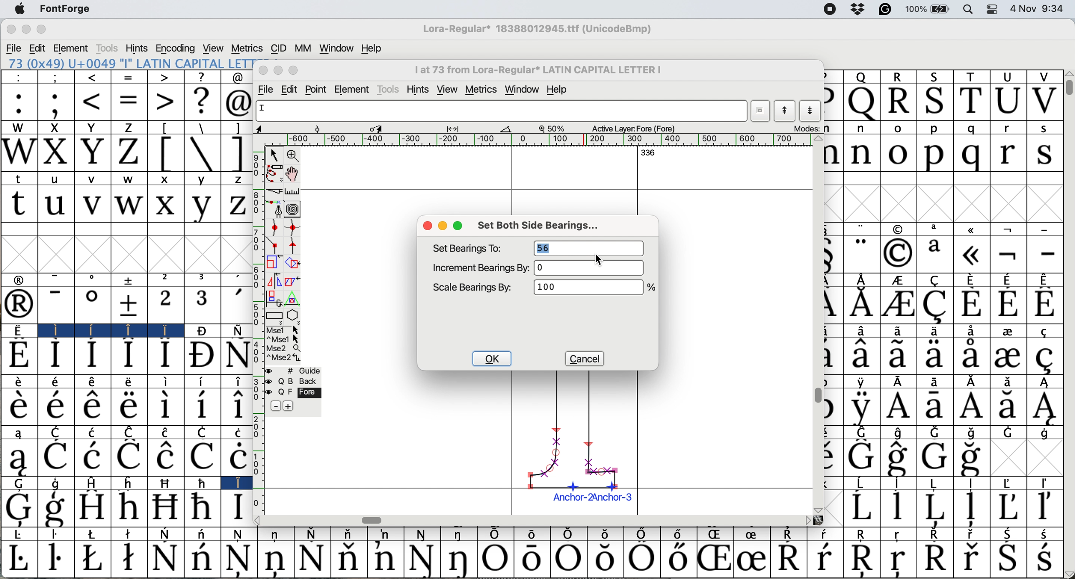 The height and width of the screenshot is (579, 1075). What do you see at coordinates (38, 48) in the screenshot?
I see `edit` at bounding box center [38, 48].